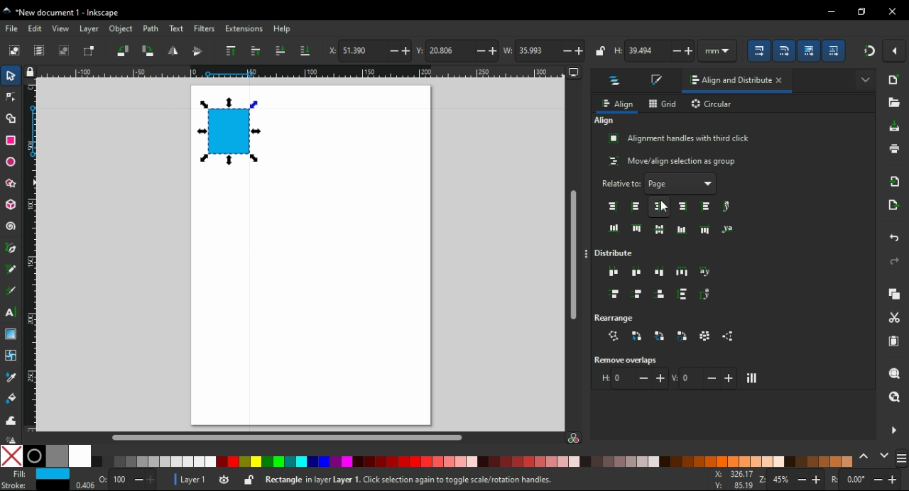 The image size is (909, 491). I want to click on import, so click(897, 181).